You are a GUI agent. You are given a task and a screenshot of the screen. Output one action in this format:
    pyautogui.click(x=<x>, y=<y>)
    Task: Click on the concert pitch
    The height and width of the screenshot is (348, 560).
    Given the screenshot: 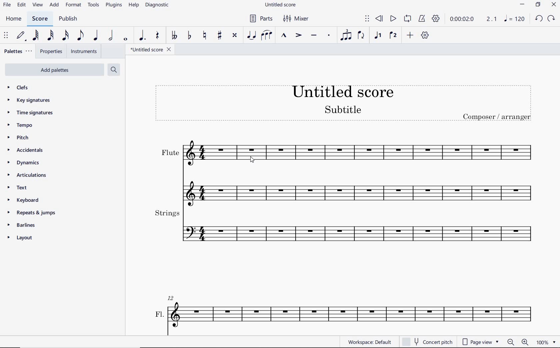 What is the action you would take?
    pyautogui.click(x=427, y=341)
    